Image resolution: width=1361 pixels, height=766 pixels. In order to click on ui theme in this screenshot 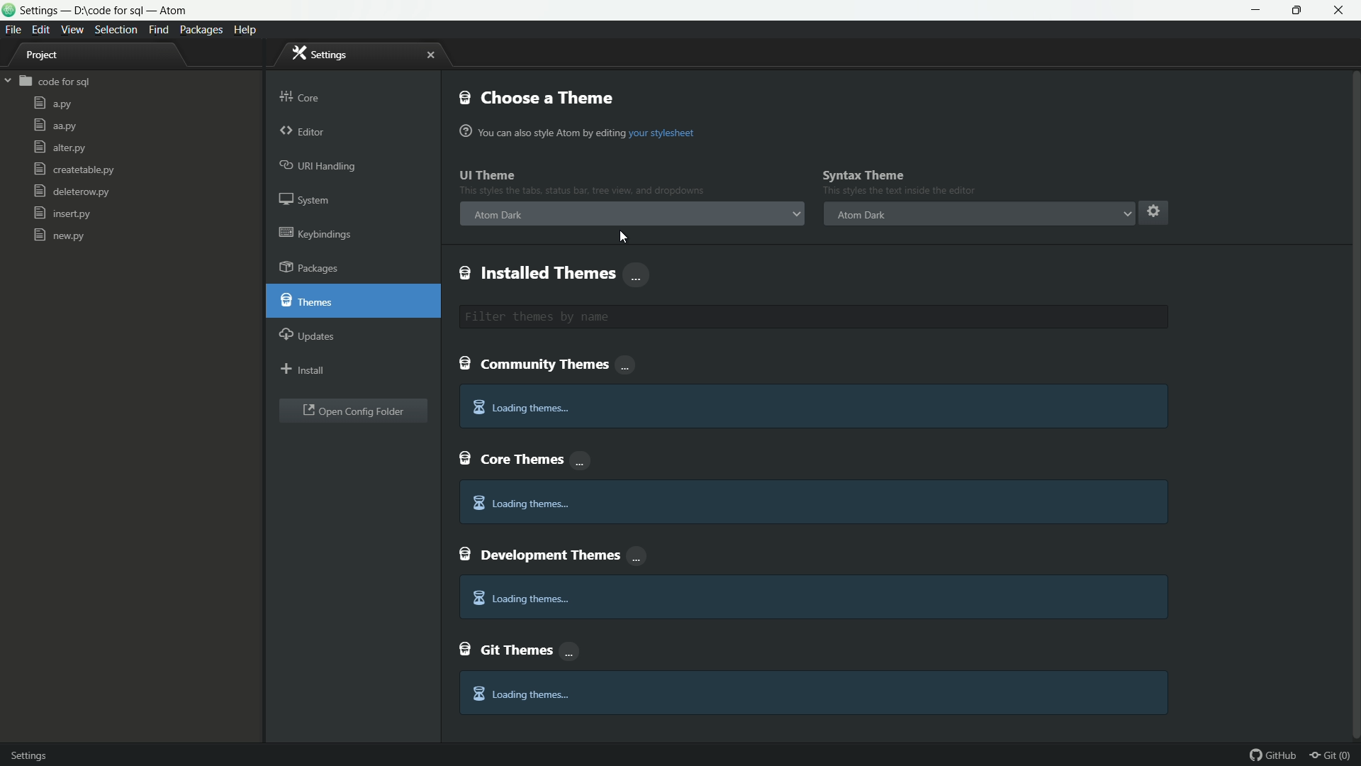, I will do `click(488, 174)`.